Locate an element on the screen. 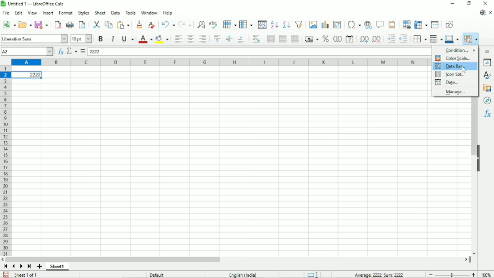 Image resolution: width=494 pixels, height=278 pixels. Row headings  is located at coordinates (5, 162).